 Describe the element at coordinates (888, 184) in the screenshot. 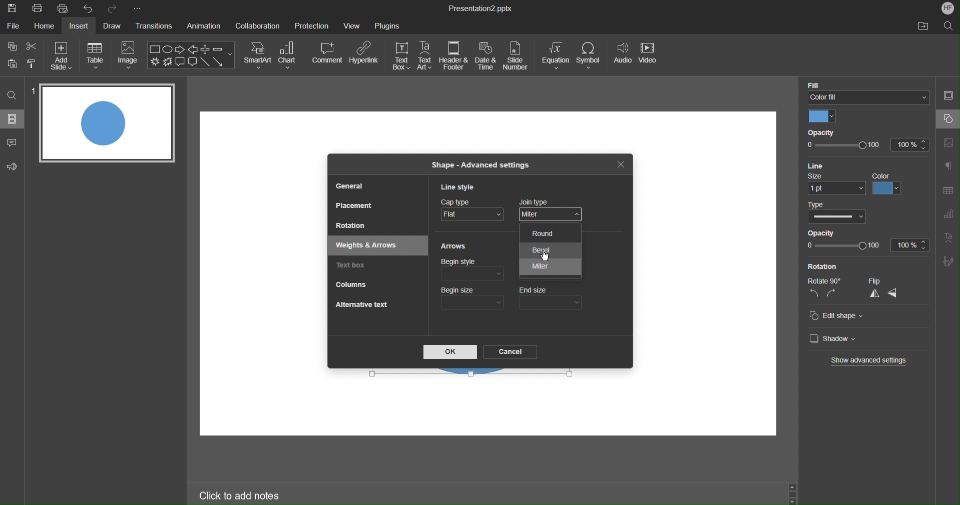

I see `color` at that location.